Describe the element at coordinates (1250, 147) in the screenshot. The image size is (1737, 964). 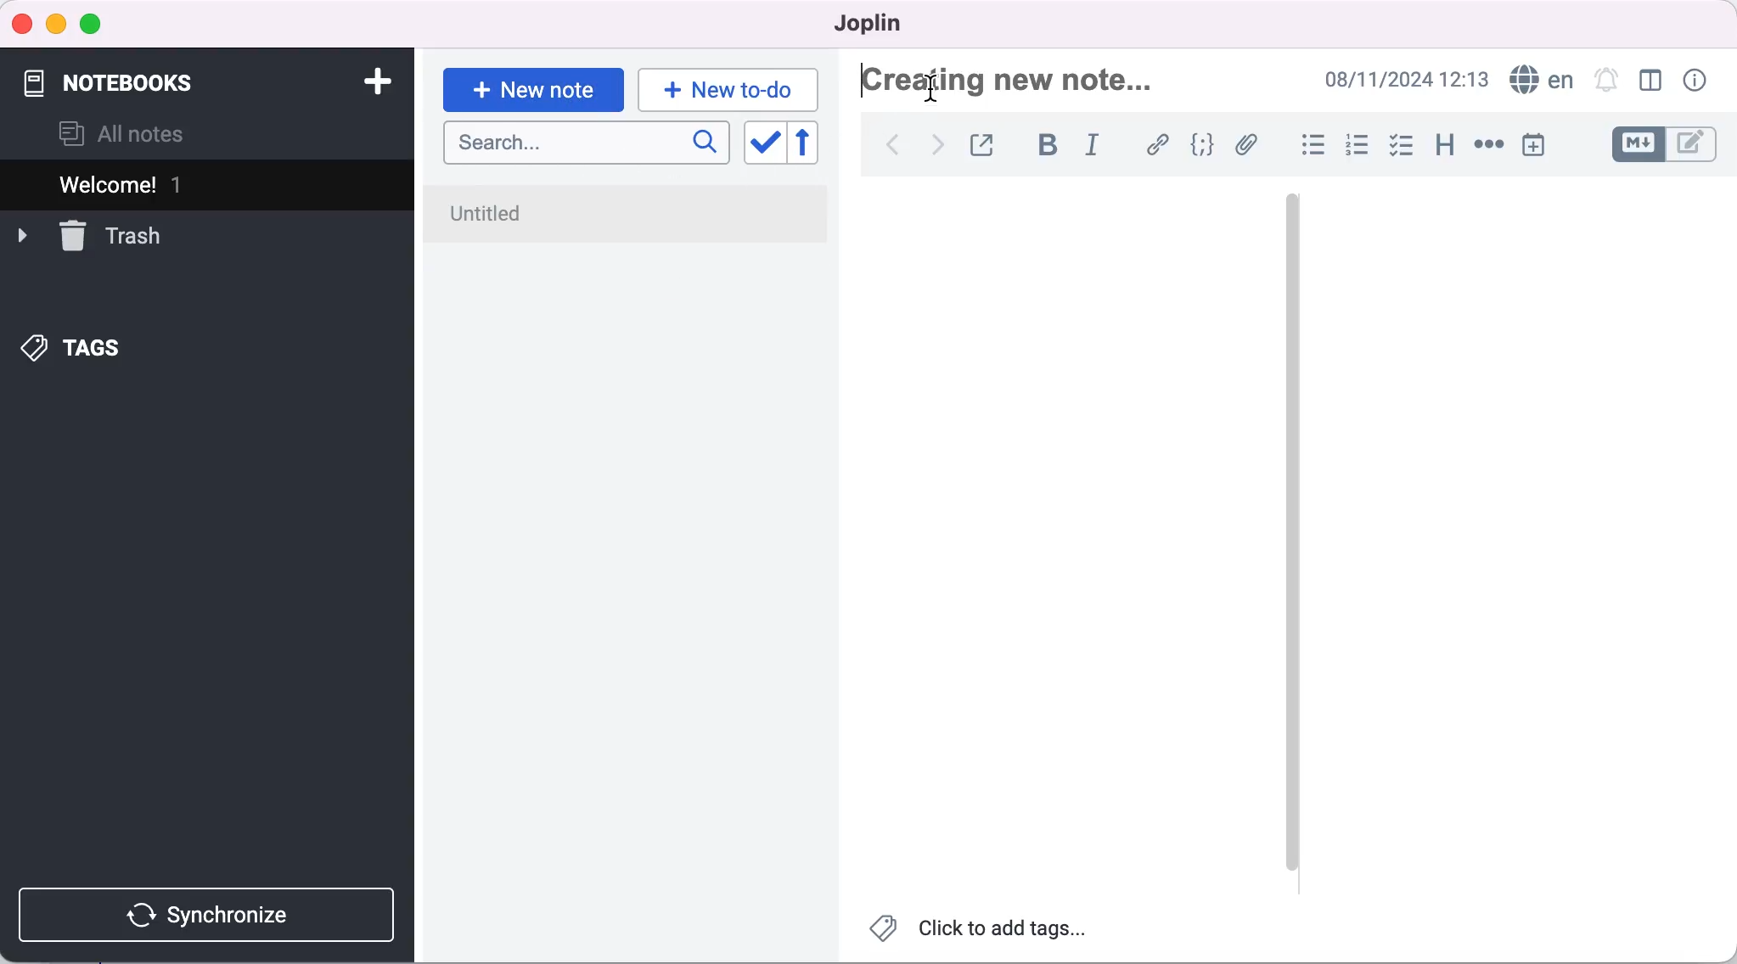
I see `add file` at that location.